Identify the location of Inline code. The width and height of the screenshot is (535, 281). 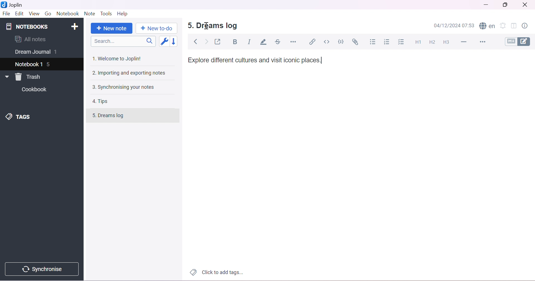
(327, 42).